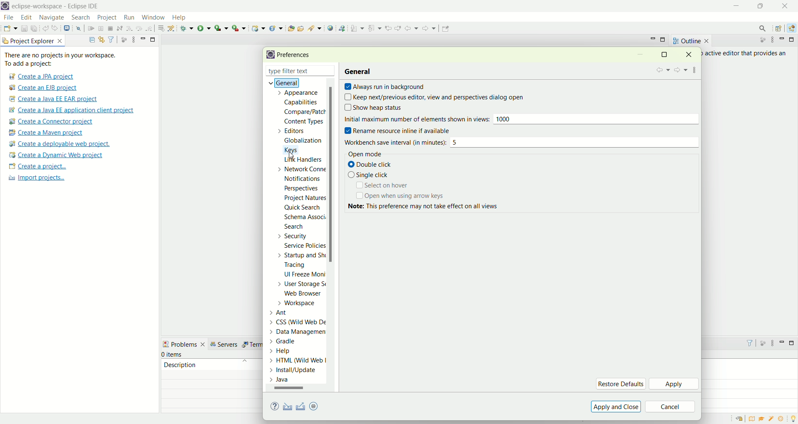  Describe the element at coordinates (52, 18) in the screenshot. I see `navigate` at that location.